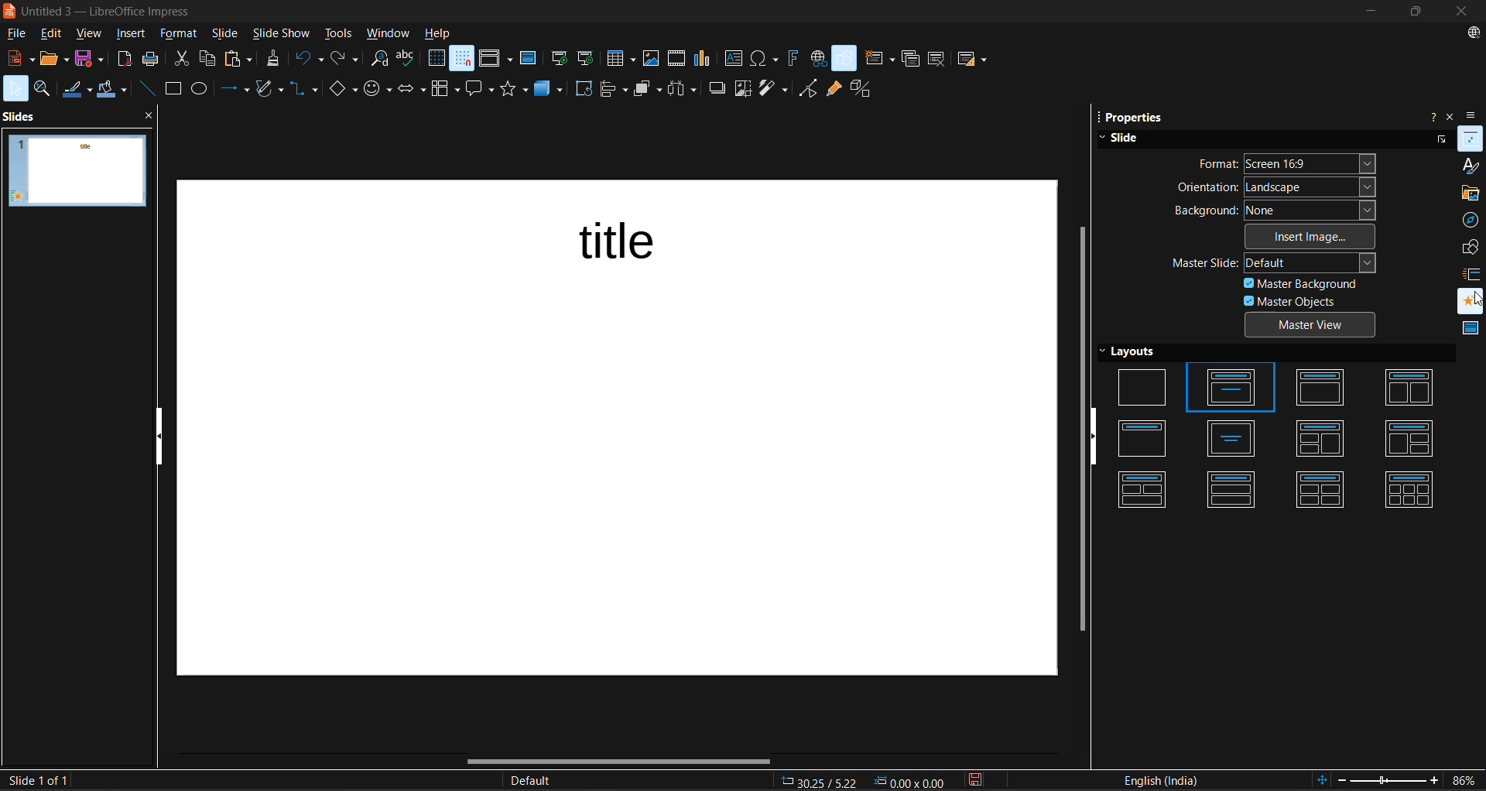  What do you see at coordinates (181, 60) in the screenshot?
I see `cut` at bounding box center [181, 60].